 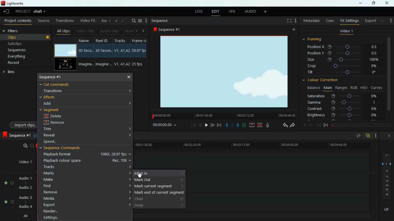 What do you see at coordinates (127, 31) in the screenshot?
I see `rend` at bounding box center [127, 31].